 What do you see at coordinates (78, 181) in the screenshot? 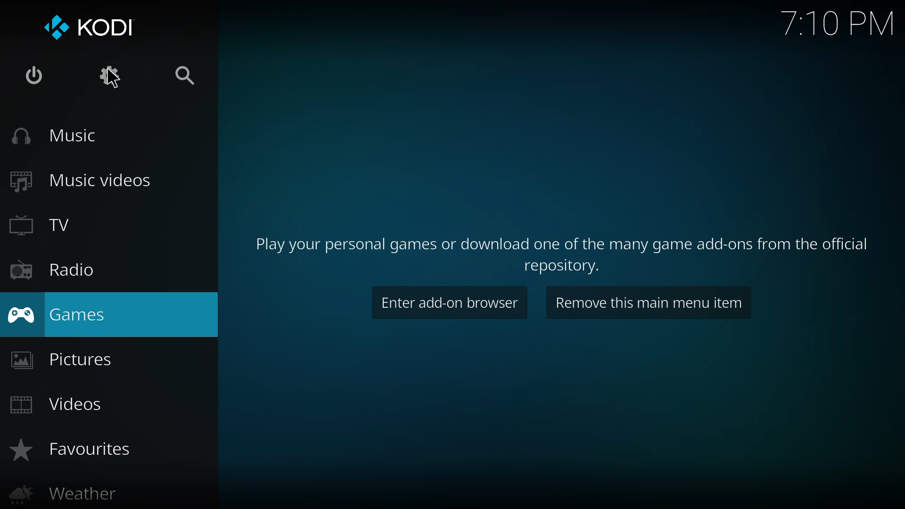
I see `music videos` at bounding box center [78, 181].